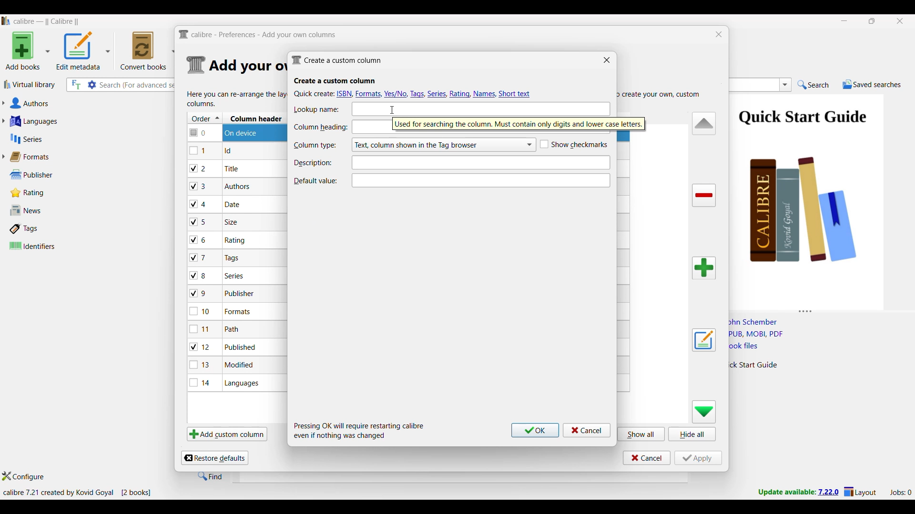 This screenshot has height=514, width=915. What do you see at coordinates (148, 50) in the screenshot?
I see `Convert books options` at bounding box center [148, 50].